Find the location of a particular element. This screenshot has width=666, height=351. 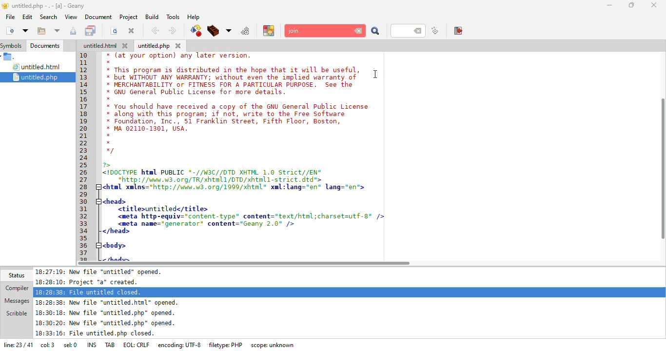

30 is located at coordinates (86, 202).